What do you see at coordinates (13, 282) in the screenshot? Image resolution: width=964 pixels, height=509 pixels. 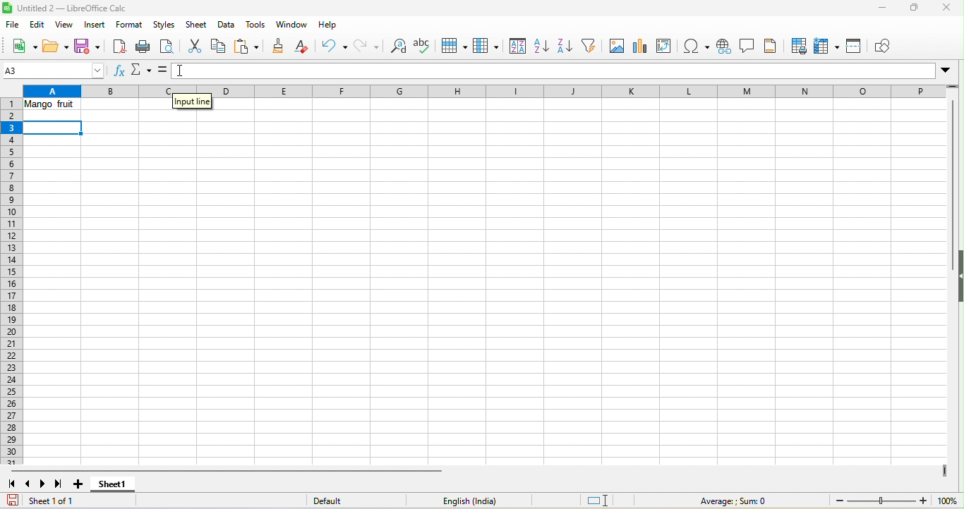 I see `rows` at bounding box center [13, 282].